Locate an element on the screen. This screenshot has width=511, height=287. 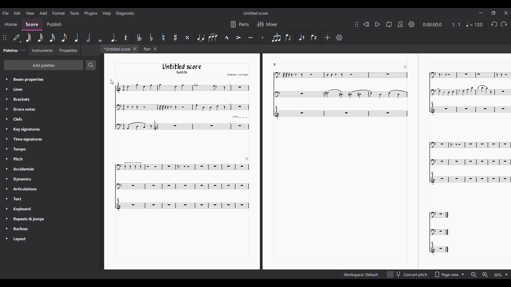
Score  is located at coordinates (32, 25).